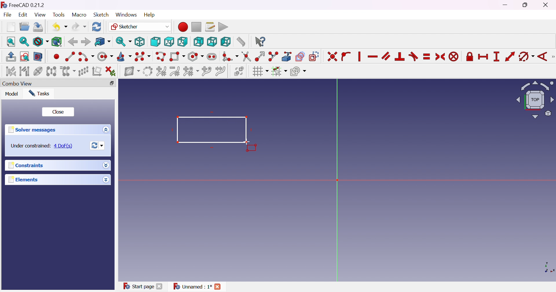  What do you see at coordinates (107, 165) in the screenshot?
I see `More options` at bounding box center [107, 165].